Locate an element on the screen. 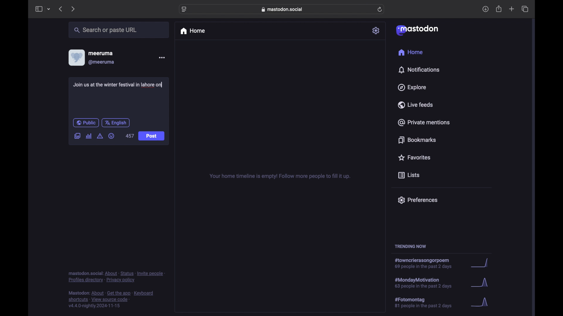 Image resolution: width=563 pixels, height=316 pixels. private mentions is located at coordinates (424, 122).